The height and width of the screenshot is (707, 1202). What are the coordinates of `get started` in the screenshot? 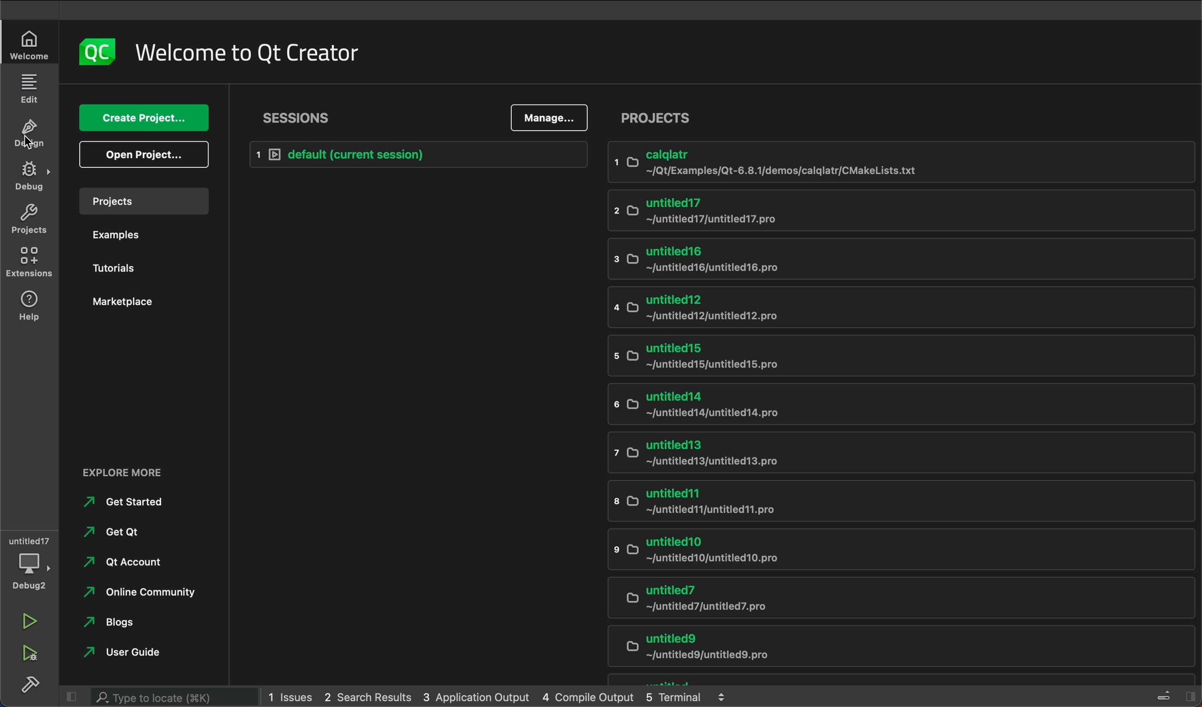 It's located at (122, 504).